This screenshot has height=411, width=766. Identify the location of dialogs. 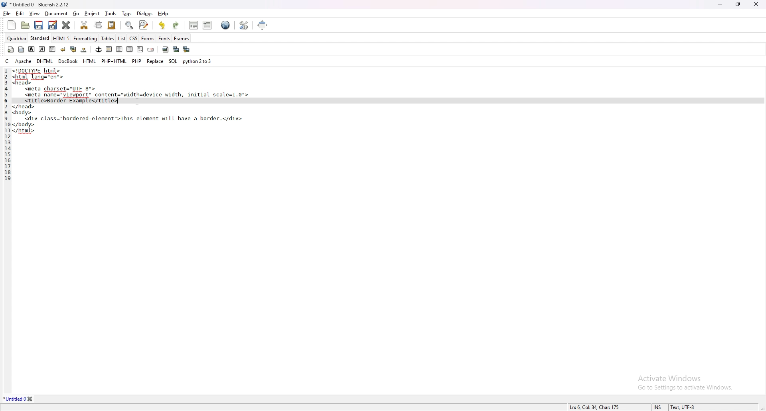
(144, 13).